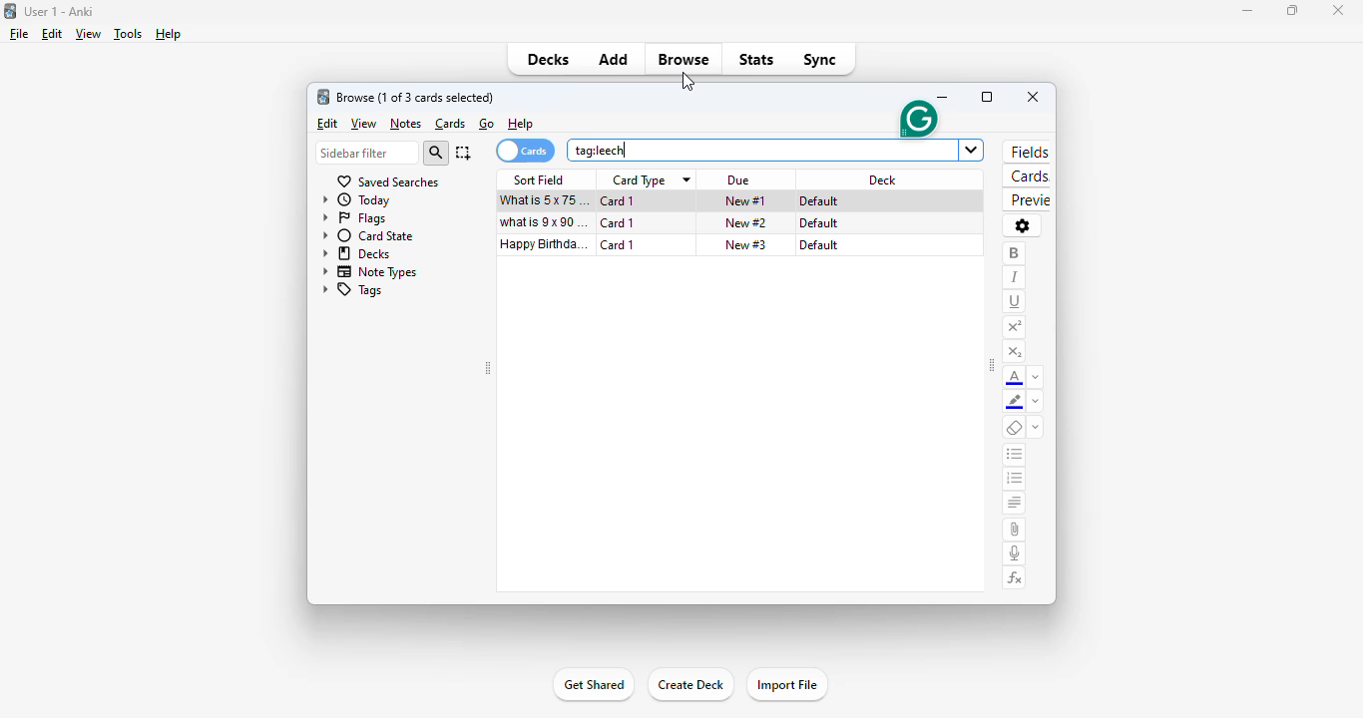 The height and width of the screenshot is (718, 1363). Describe the element at coordinates (1014, 531) in the screenshot. I see `attach pictures/audio/video` at that location.